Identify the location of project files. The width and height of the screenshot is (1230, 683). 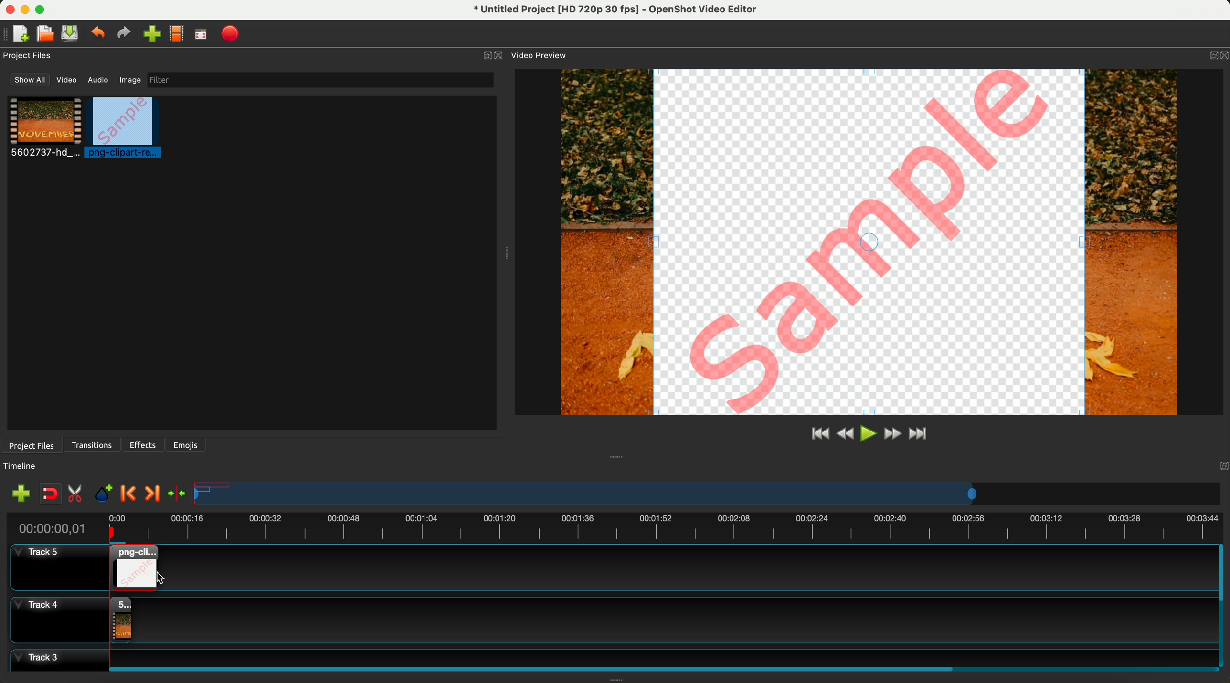
(29, 55).